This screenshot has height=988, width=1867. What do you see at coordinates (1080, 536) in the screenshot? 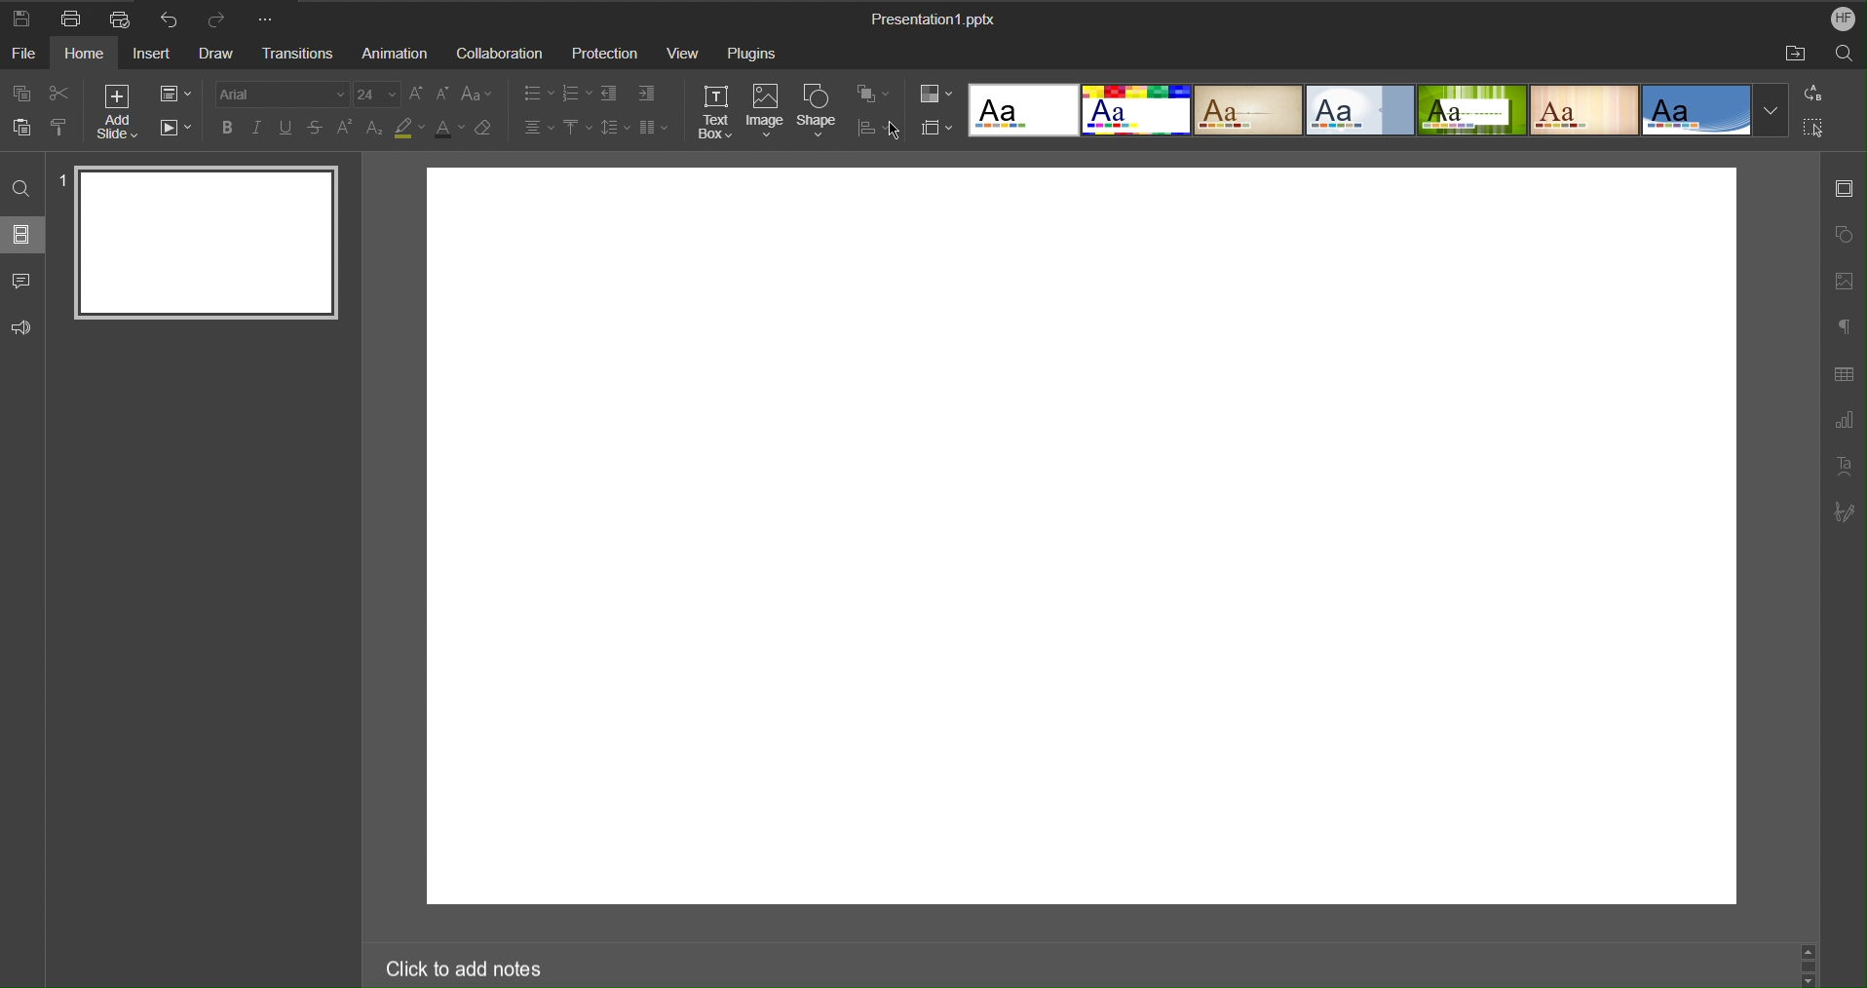
I see `Slide 1 blank space` at bounding box center [1080, 536].